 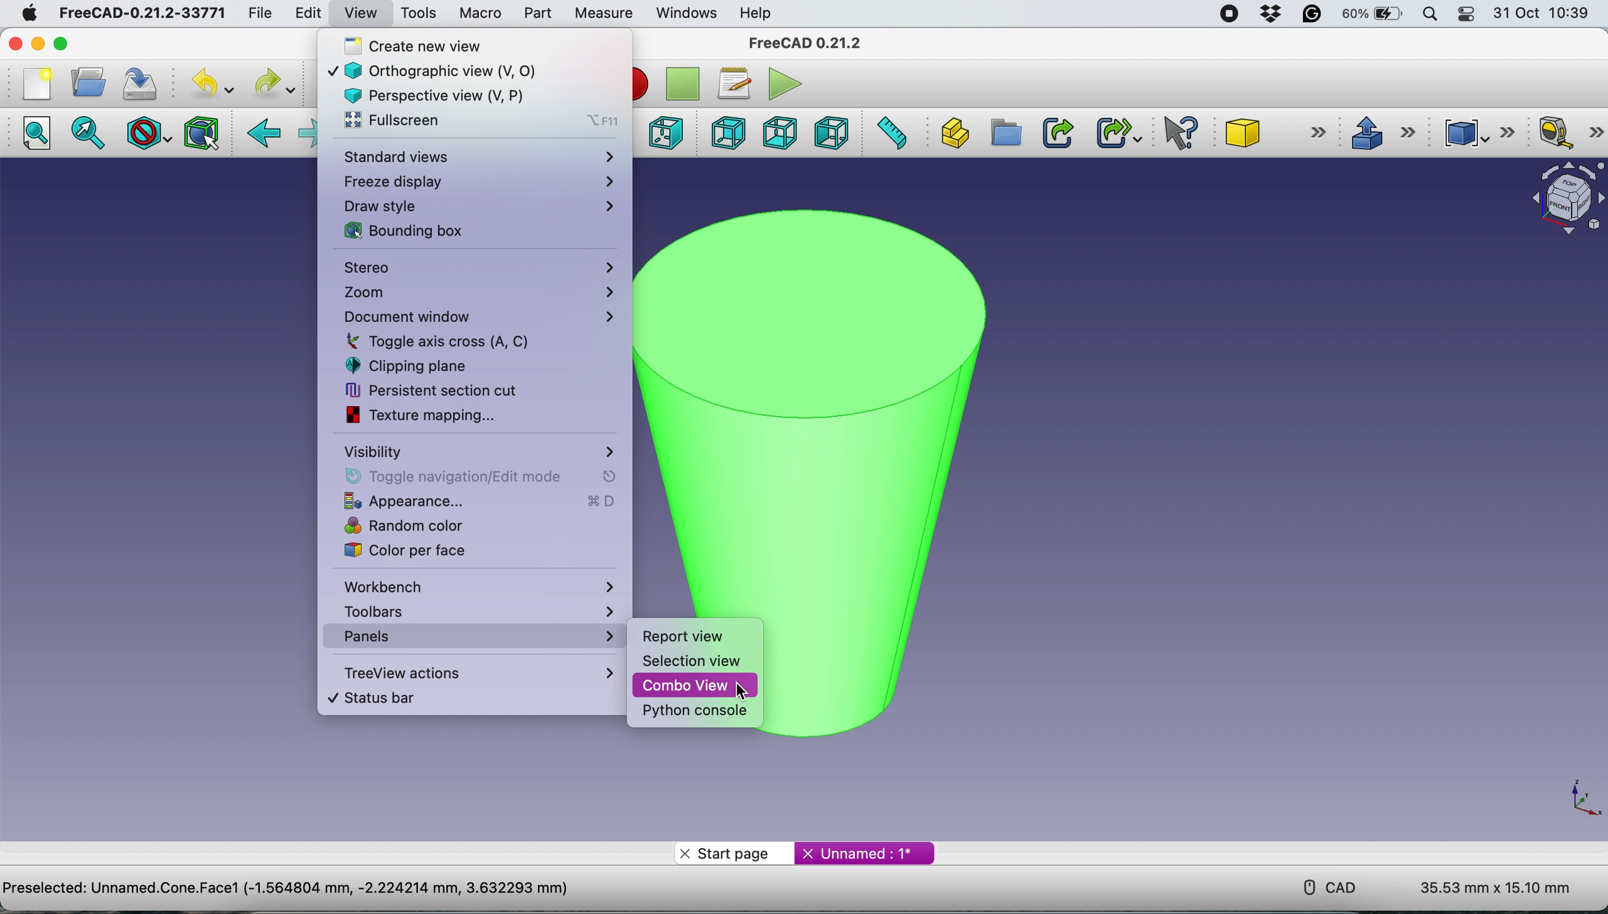 I want to click on workbench, so click(x=480, y=586).